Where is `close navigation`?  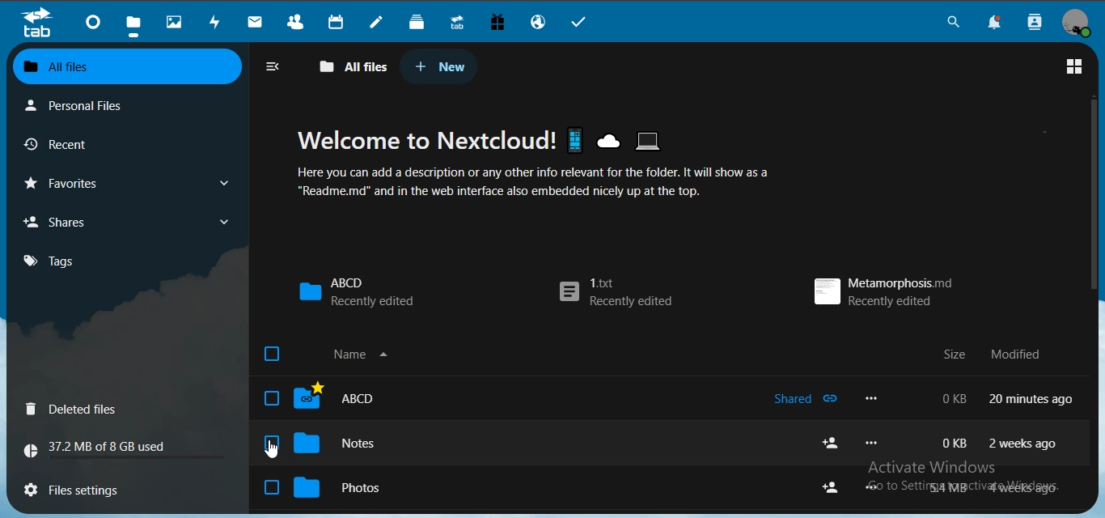 close navigation is located at coordinates (273, 66).